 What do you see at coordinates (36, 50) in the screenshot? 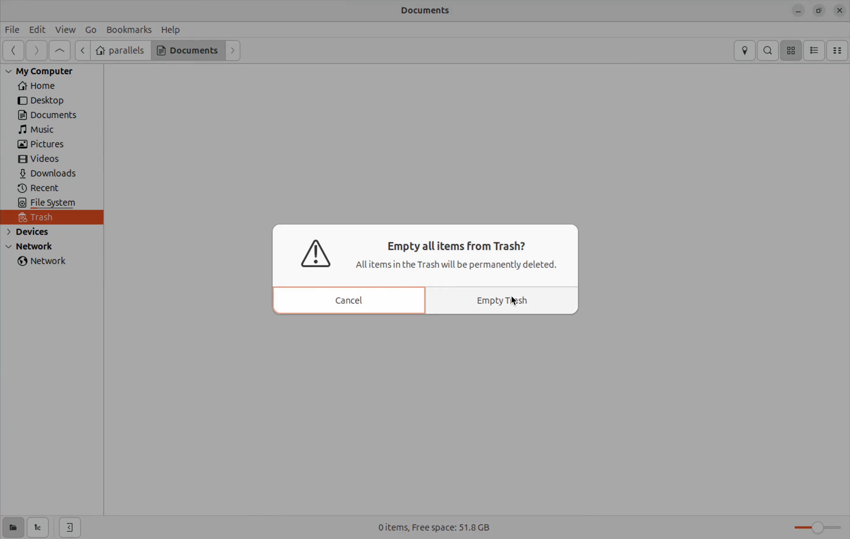
I see `Forward` at bounding box center [36, 50].